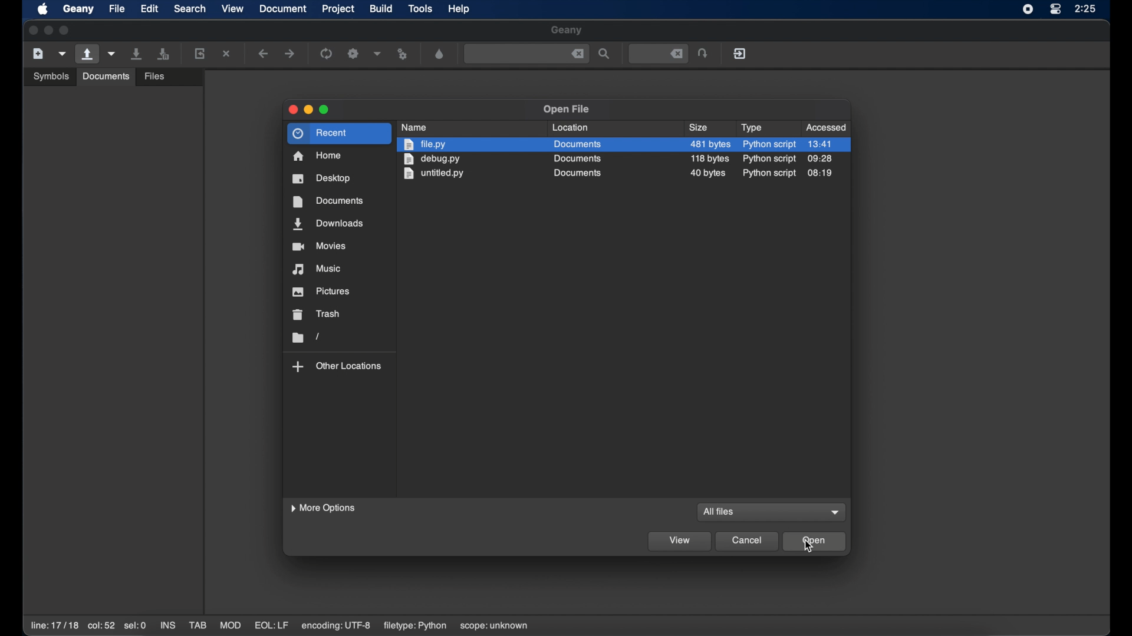 Image resolution: width=1132 pixels, height=636 pixels. I want to click on minimize, so click(47, 31).